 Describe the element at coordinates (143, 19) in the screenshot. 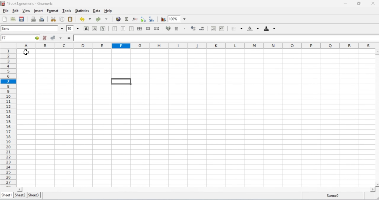

I see `Sort by ascending` at that location.